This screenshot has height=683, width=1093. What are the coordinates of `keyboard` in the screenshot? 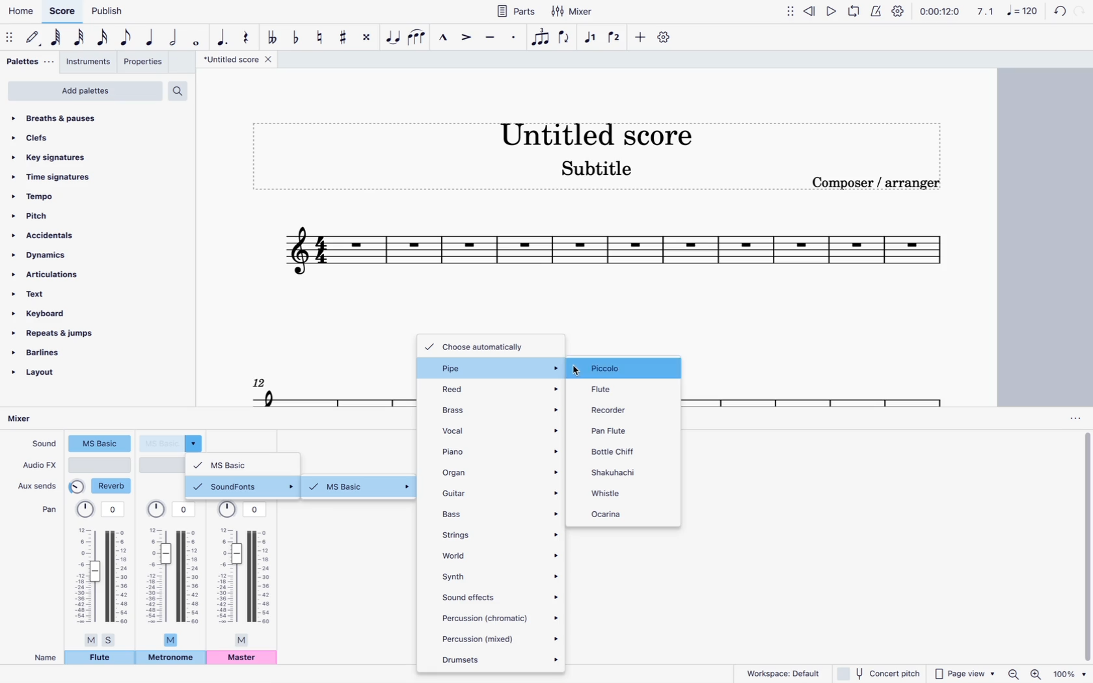 It's located at (74, 314).